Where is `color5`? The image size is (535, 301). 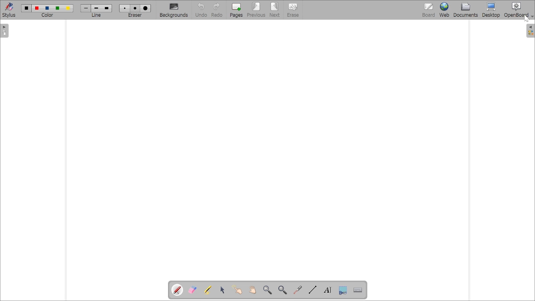 color5 is located at coordinates (68, 8).